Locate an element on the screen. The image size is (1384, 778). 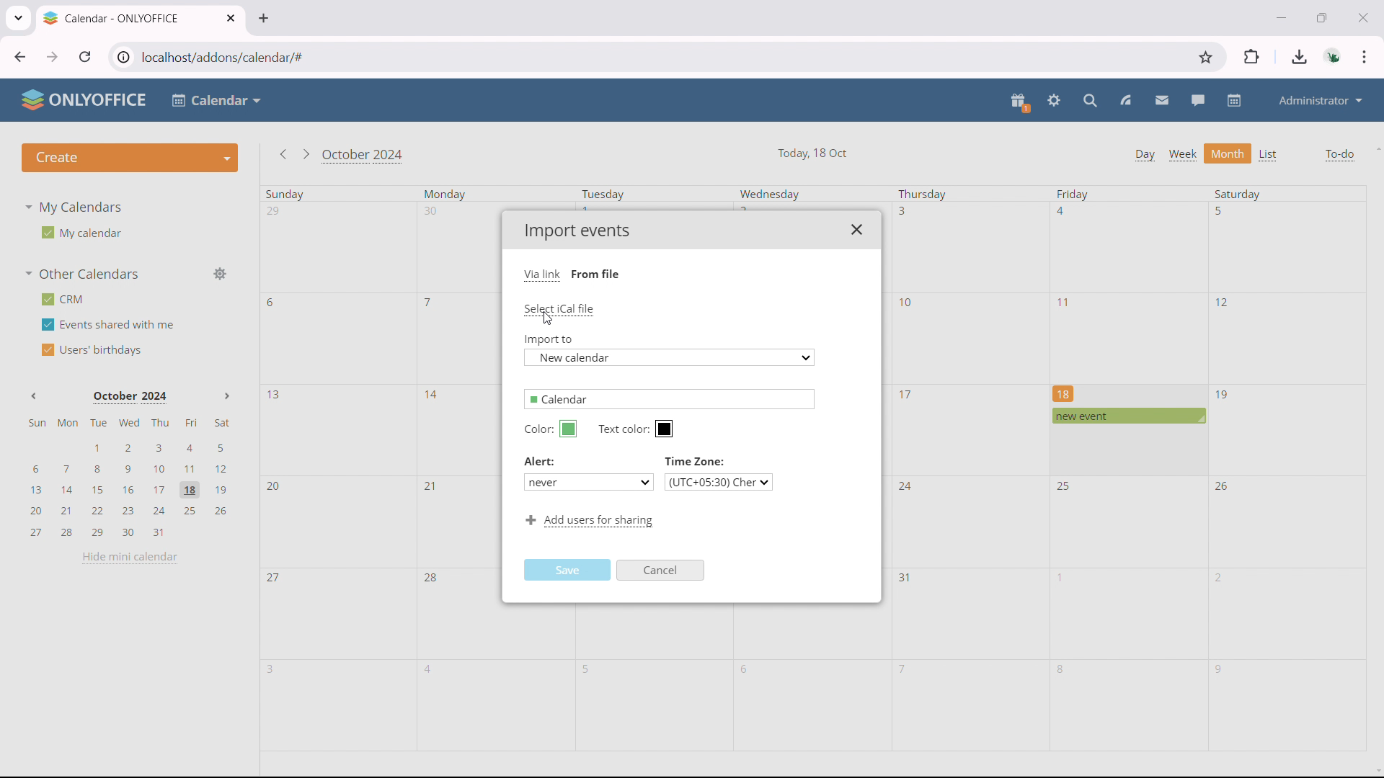
18 is located at coordinates (1064, 393).